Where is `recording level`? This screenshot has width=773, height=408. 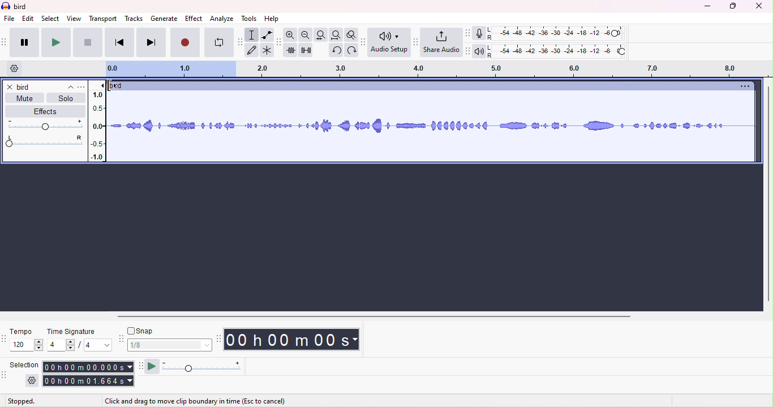
recording level is located at coordinates (556, 33).